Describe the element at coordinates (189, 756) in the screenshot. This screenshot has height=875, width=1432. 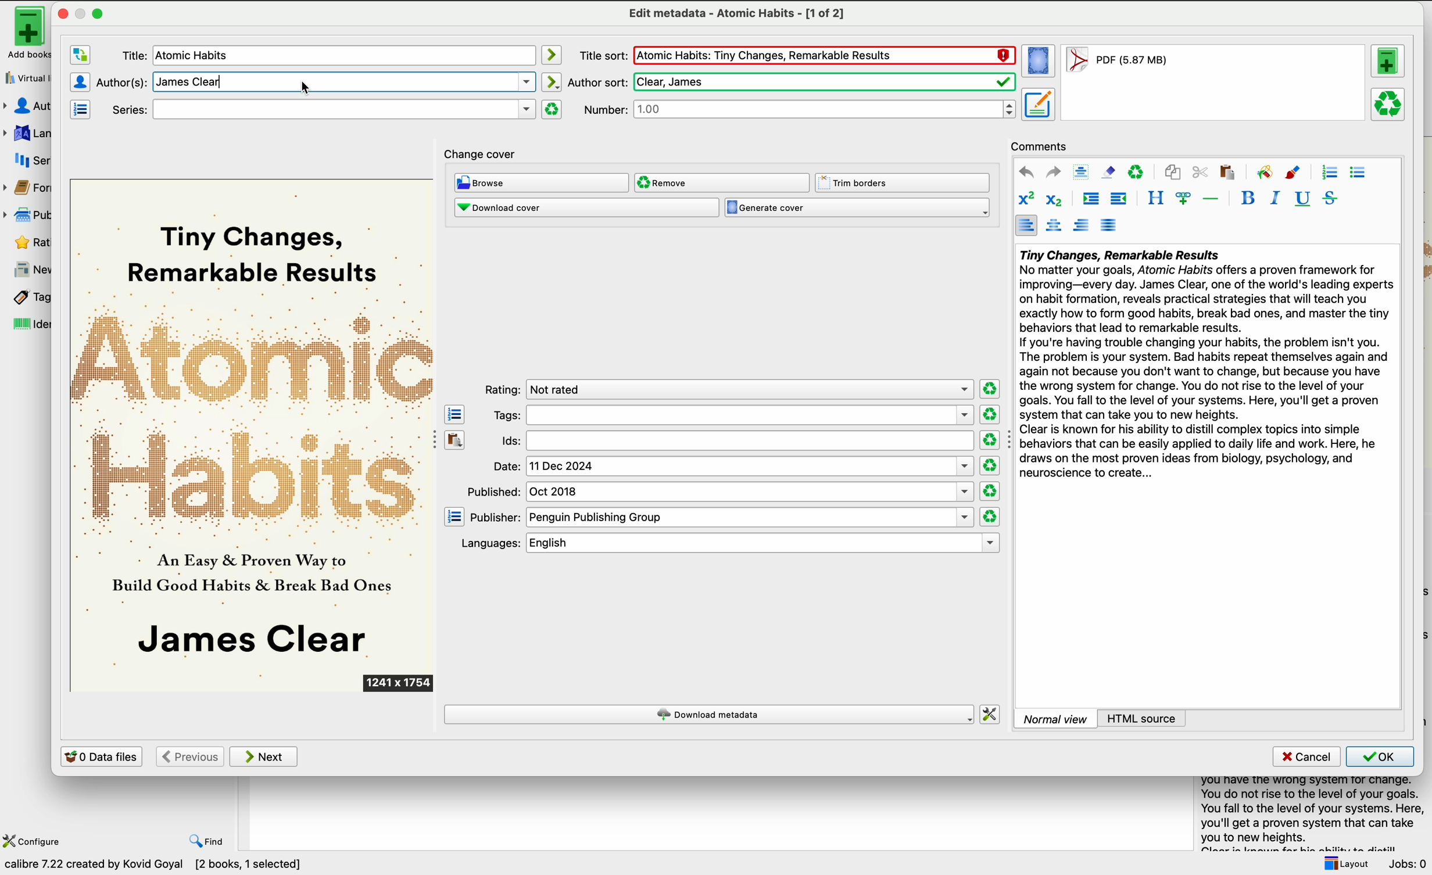
I see `previous` at that location.